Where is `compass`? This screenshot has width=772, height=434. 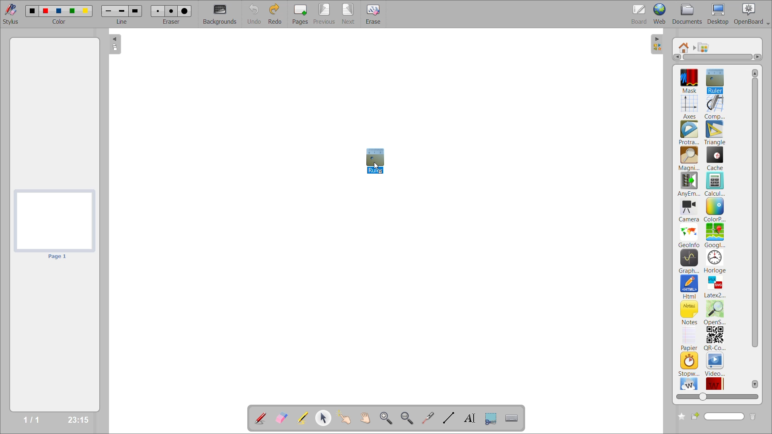 compass is located at coordinates (715, 107).